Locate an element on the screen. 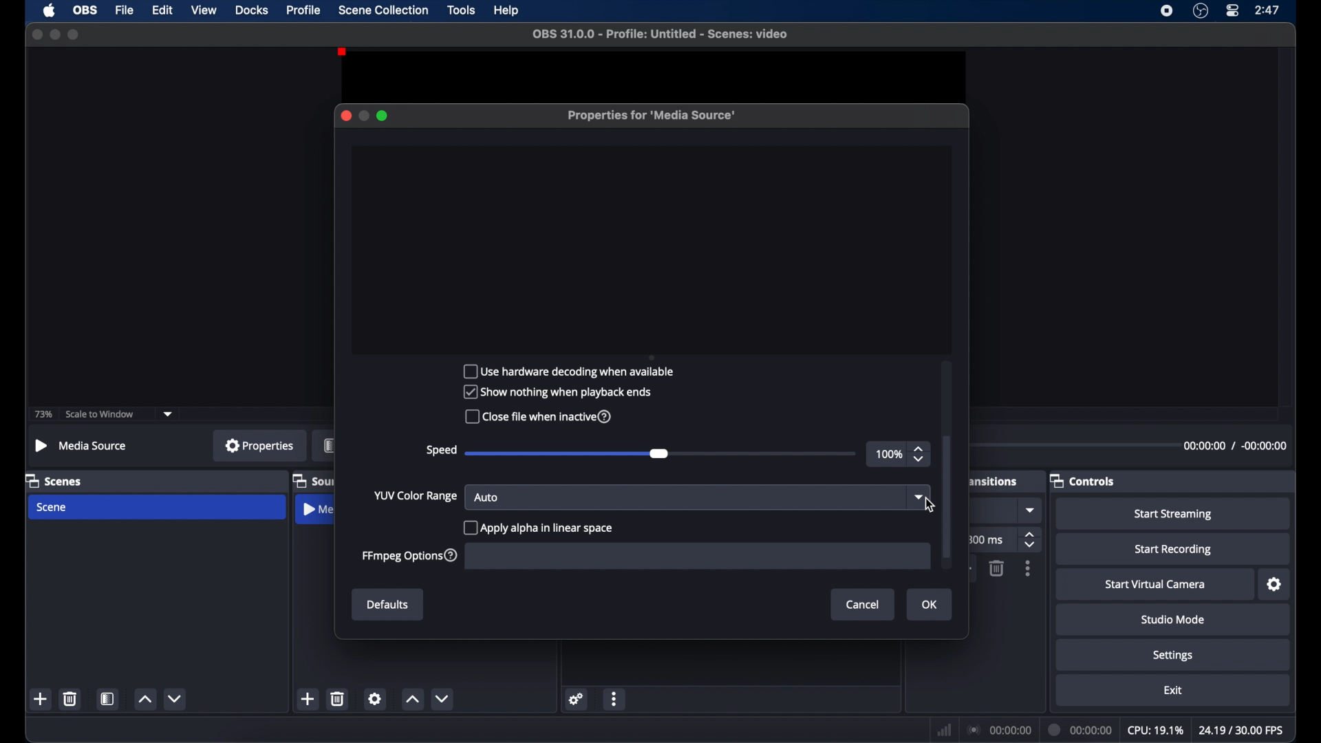 This screenshot has height=743, width=1321. cursor is located at coordinates (930, 505).